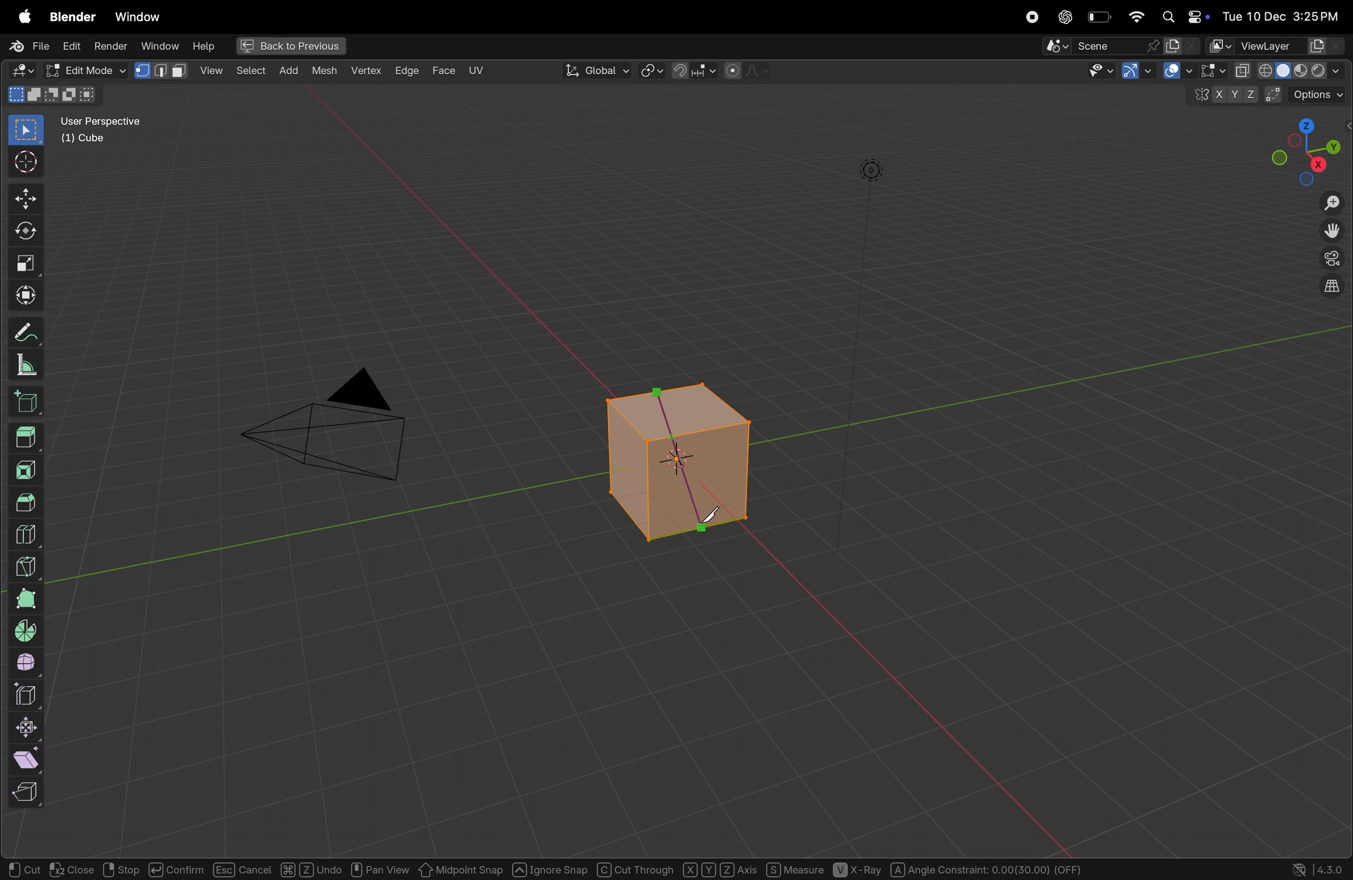  What do you see at coordinates (1122, 46) in the screenshot?
I see `Scene` at bounding box center [1122, 46].